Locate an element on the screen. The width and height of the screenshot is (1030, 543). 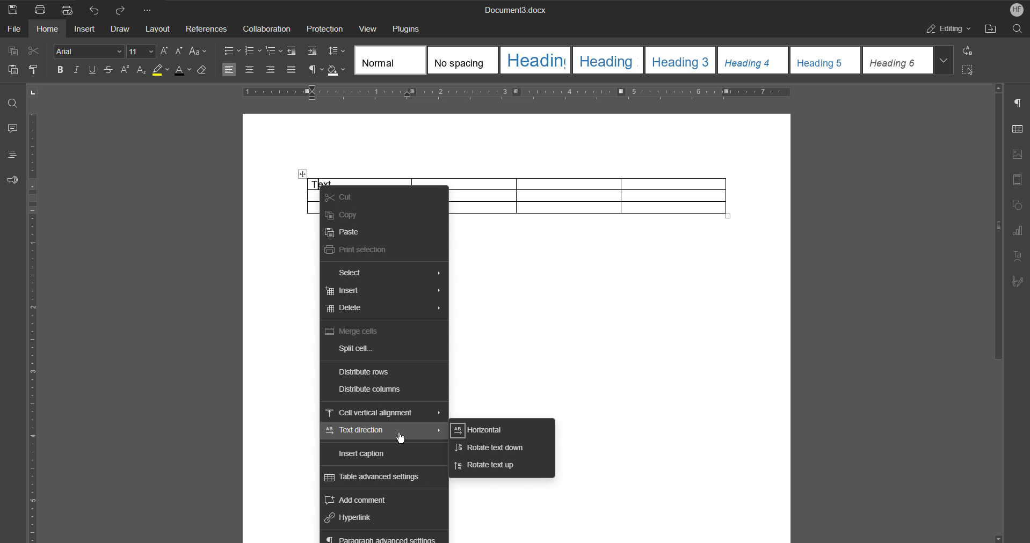
Quick Print is located at coordinates (66, 9).